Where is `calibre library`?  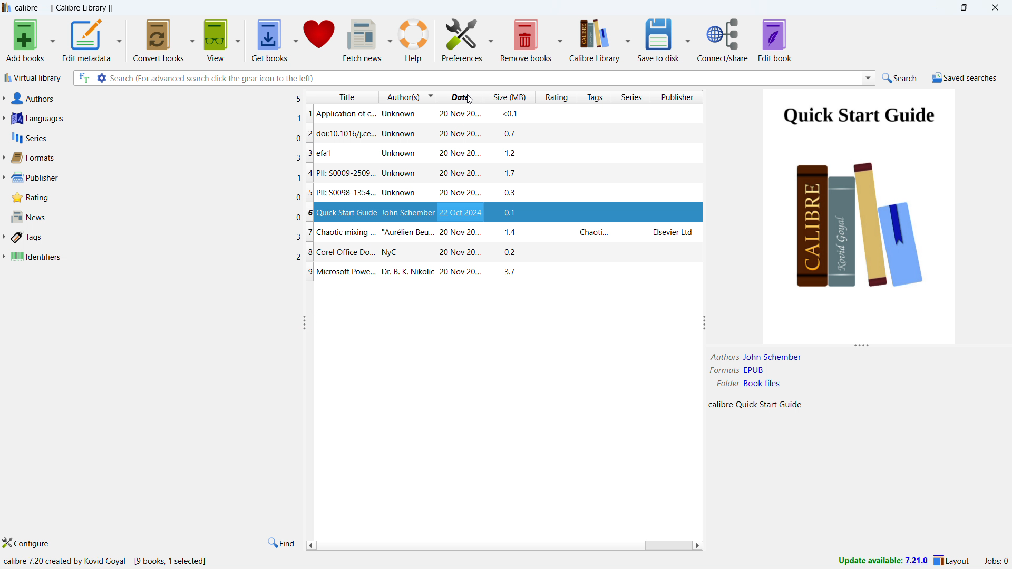
calibre library is located at coordinates (594, 38).